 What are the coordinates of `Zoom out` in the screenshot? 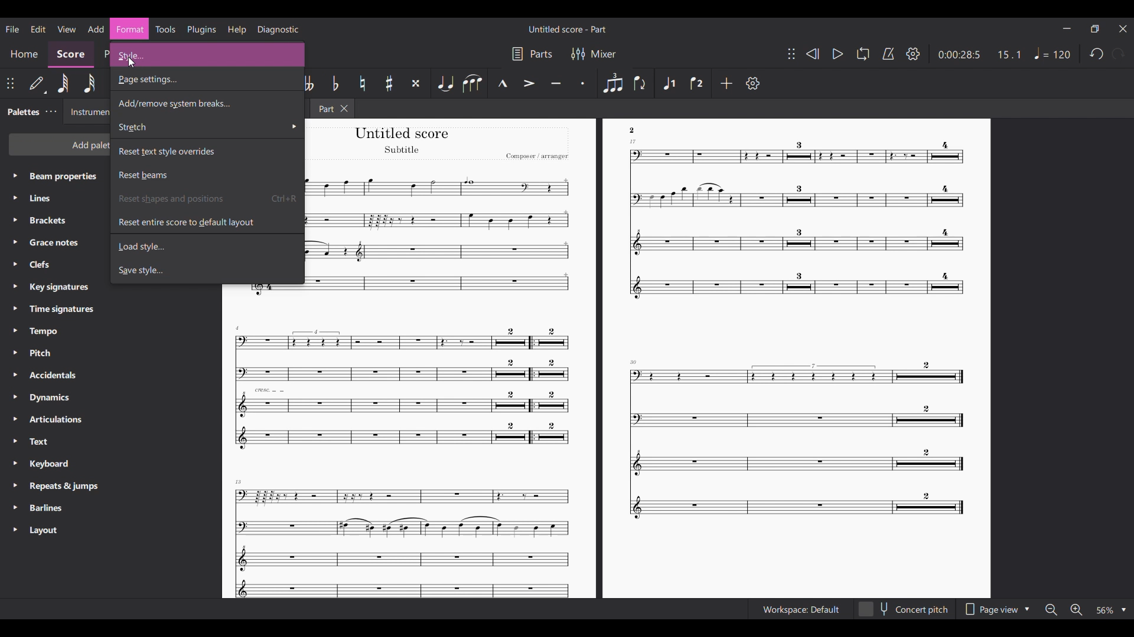 It's located at (1051, 610).